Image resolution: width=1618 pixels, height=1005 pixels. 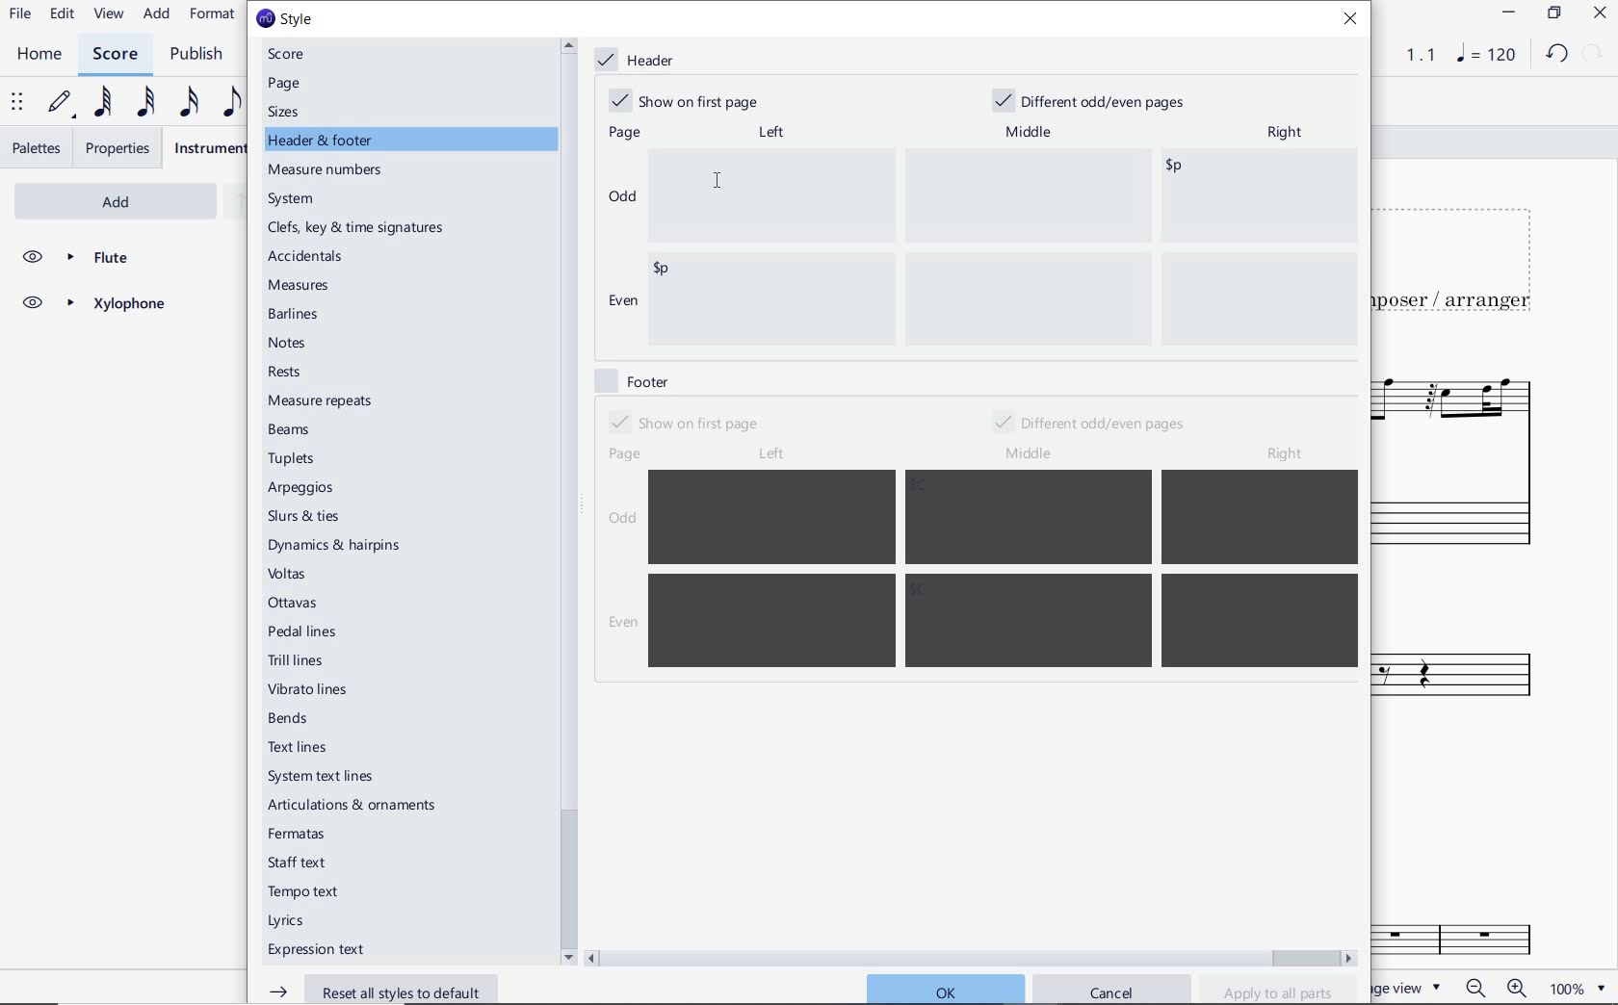 I want to click on different odd/even pages, so click(x=1096, y=98).